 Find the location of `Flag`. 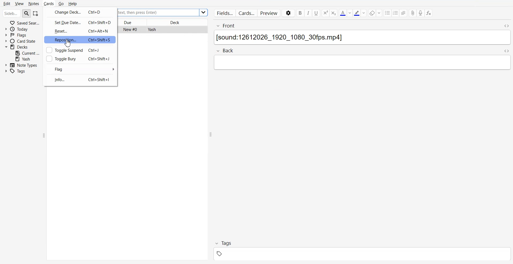

Flag is located at coordinates (80, 69).